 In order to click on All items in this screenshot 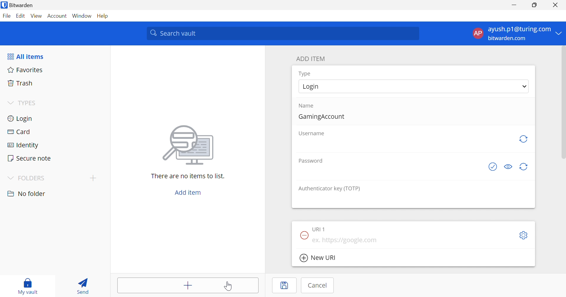, I will do `click(25, 57)`.